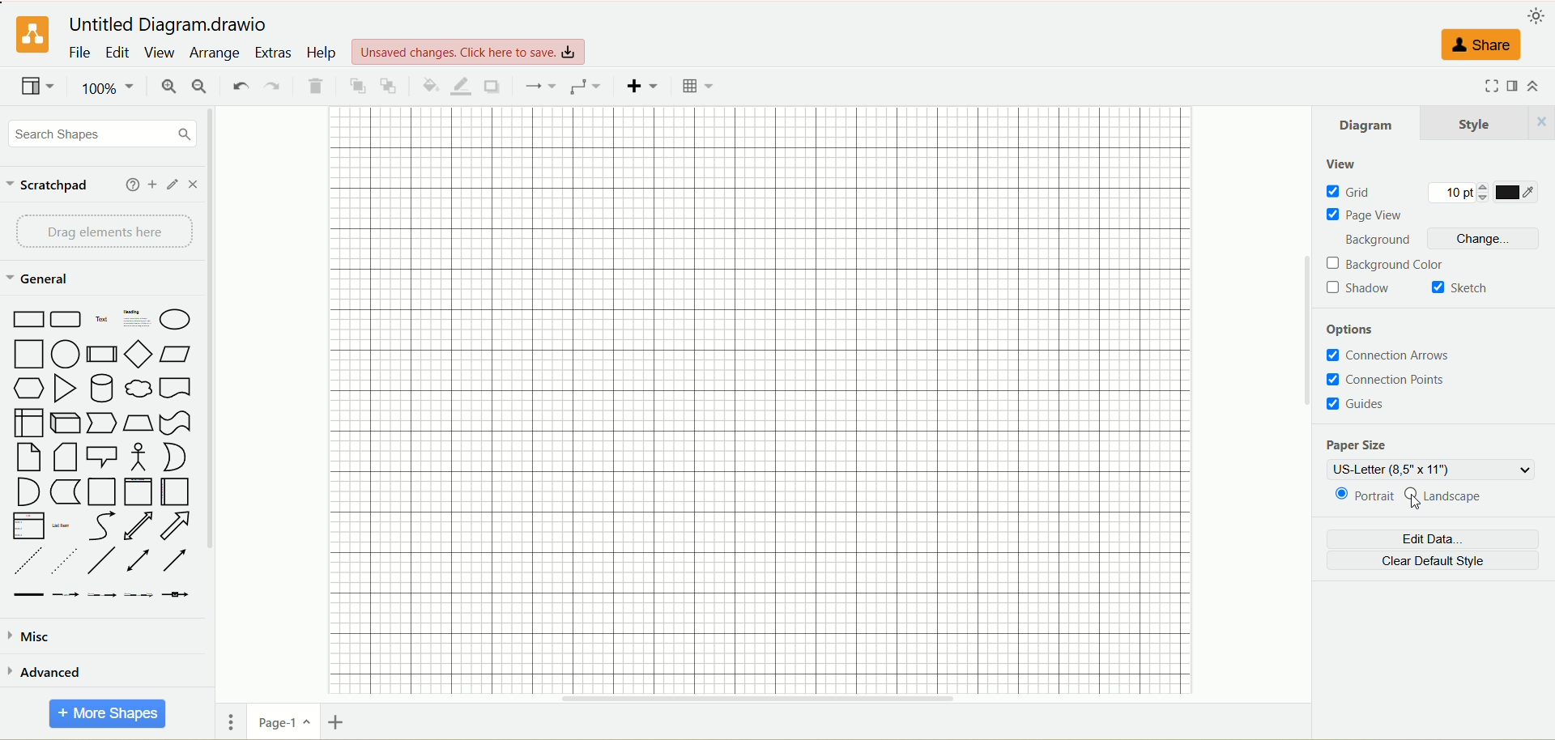  What do you see at coordinates (1429, 470) in the screenshot?
I see `US-letter` at bounding box center [1429, 470].